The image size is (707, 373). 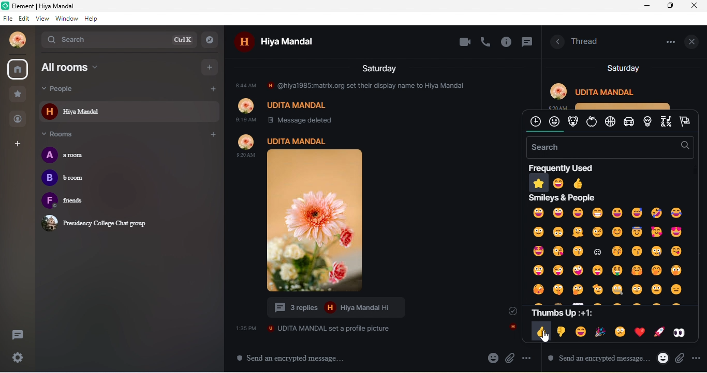 I want to click on title, so click(x=52, y=6).